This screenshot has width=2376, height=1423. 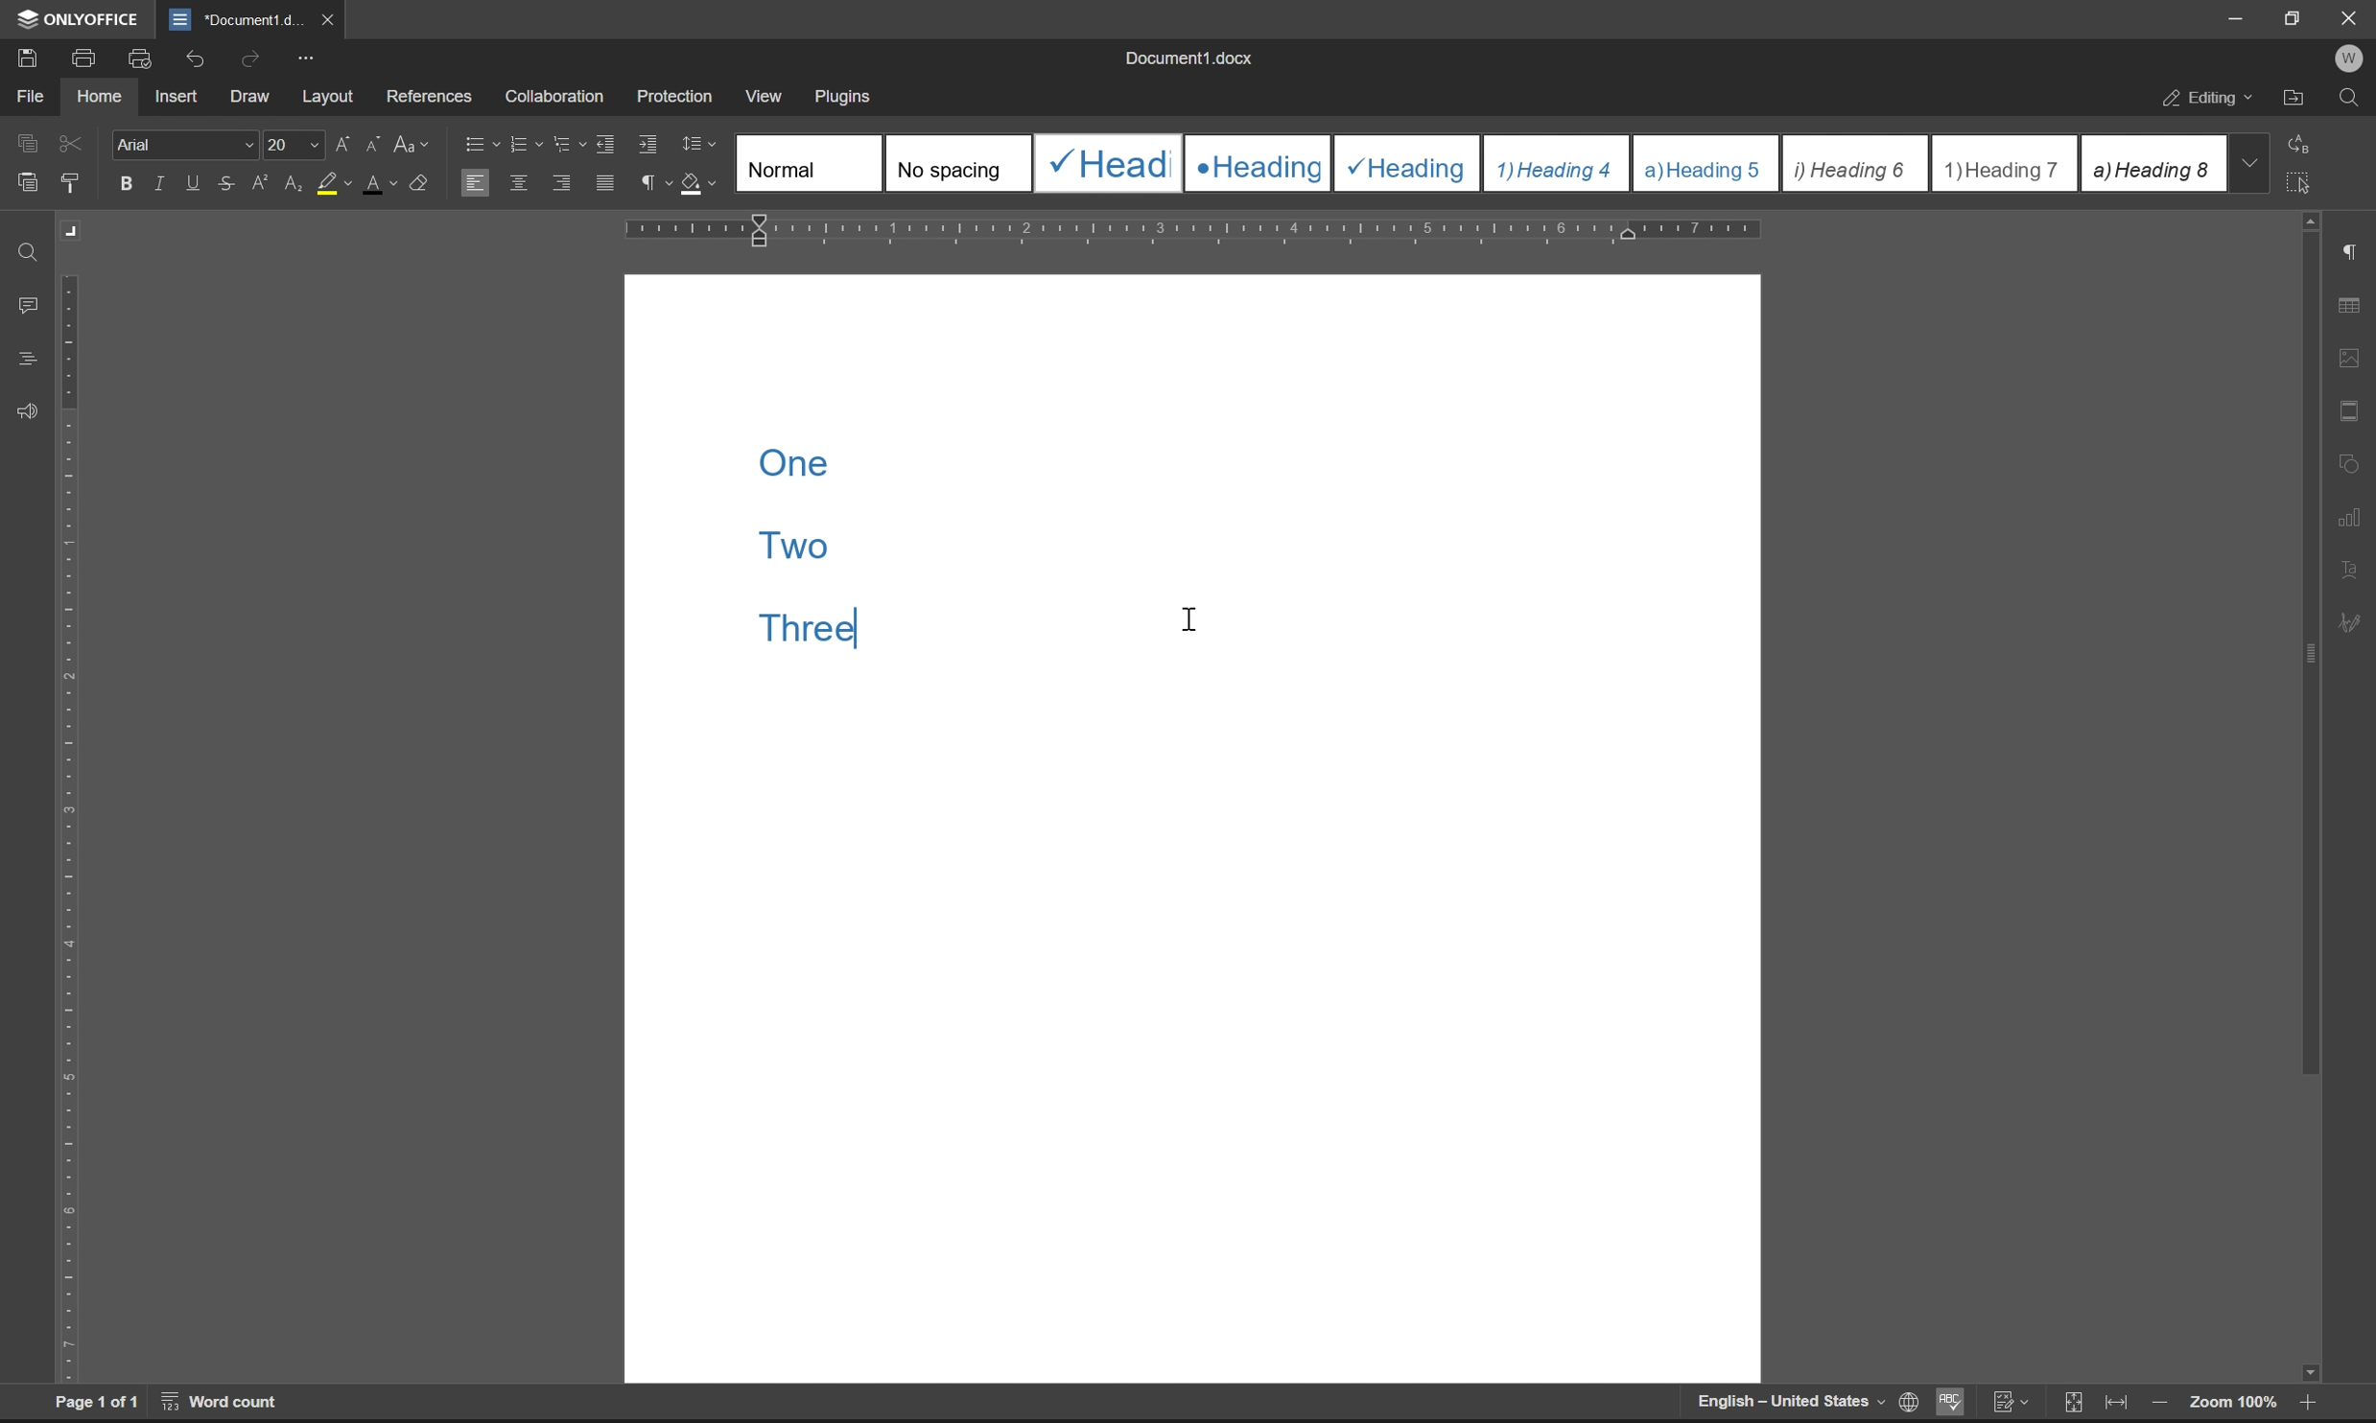 What do you see at coordinates (30, 254) in the screenshot?
I see `find` at bounding box center [30, 254].